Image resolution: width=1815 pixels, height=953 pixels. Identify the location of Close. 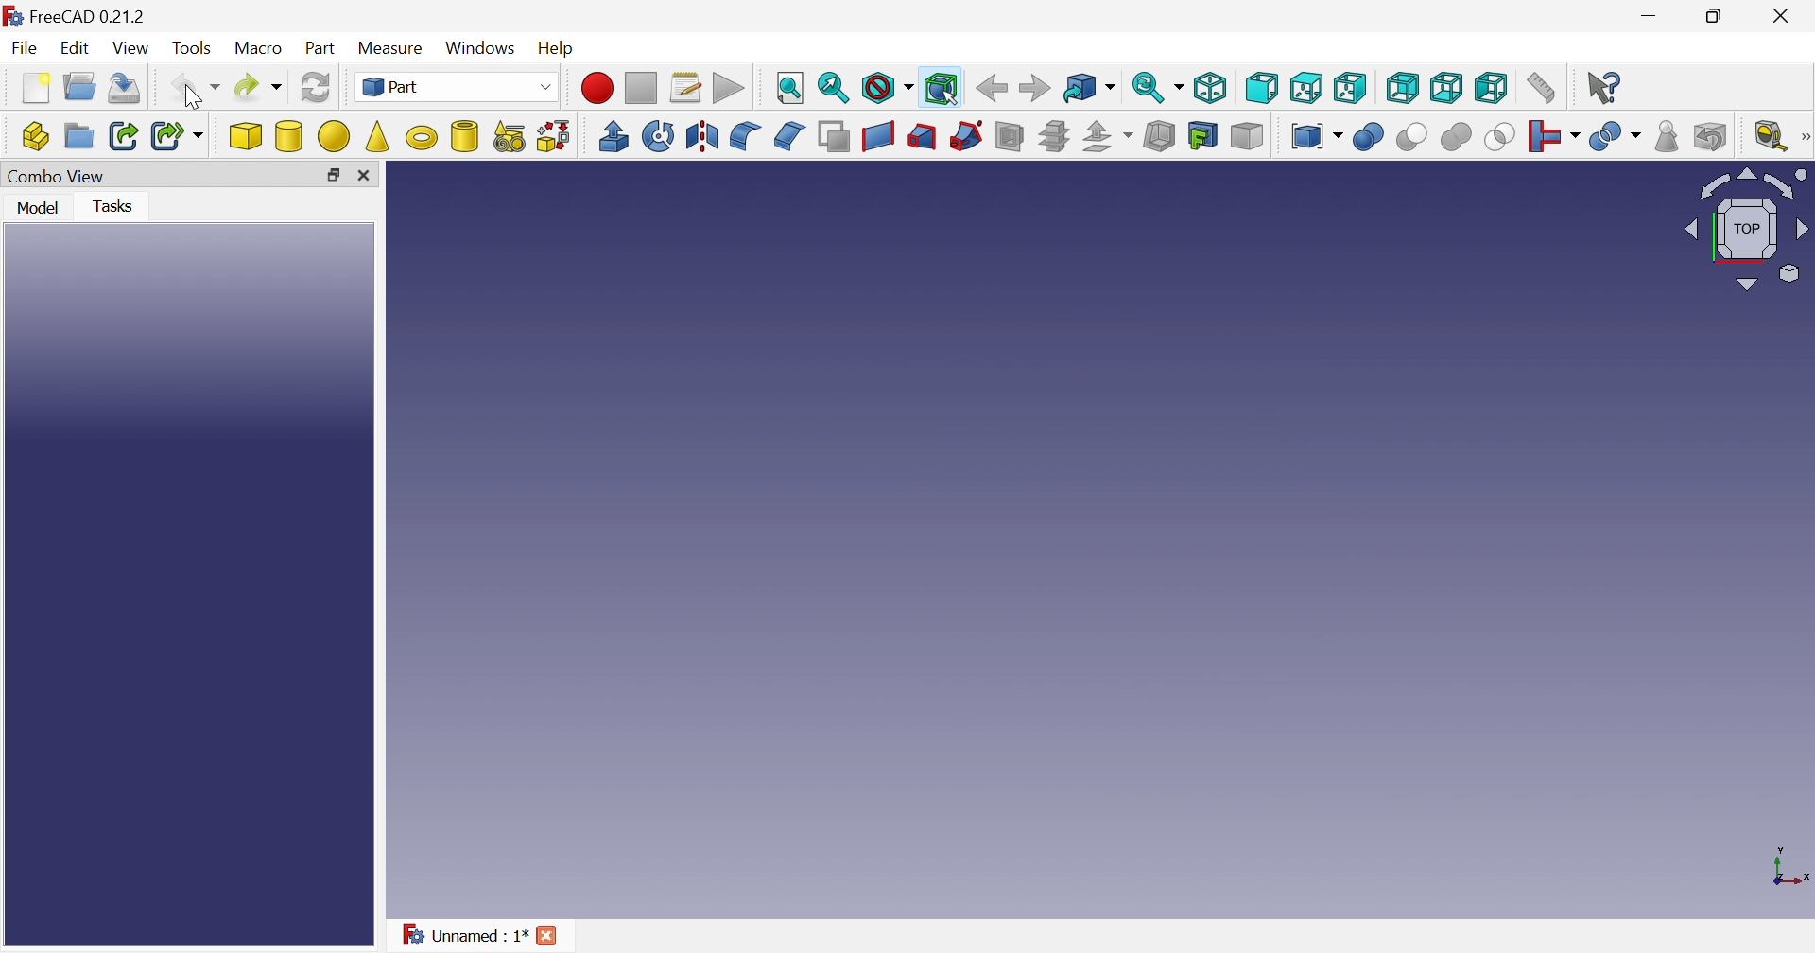
(547, 938).